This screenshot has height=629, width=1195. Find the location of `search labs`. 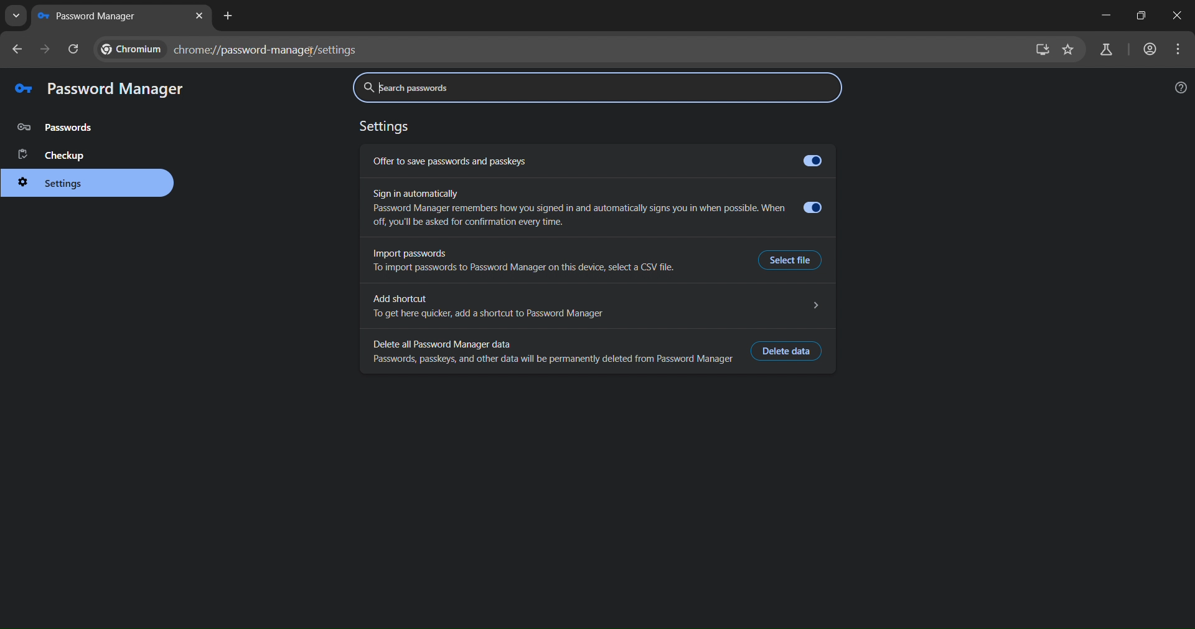

search labs is located at coordinates (1105, 49).